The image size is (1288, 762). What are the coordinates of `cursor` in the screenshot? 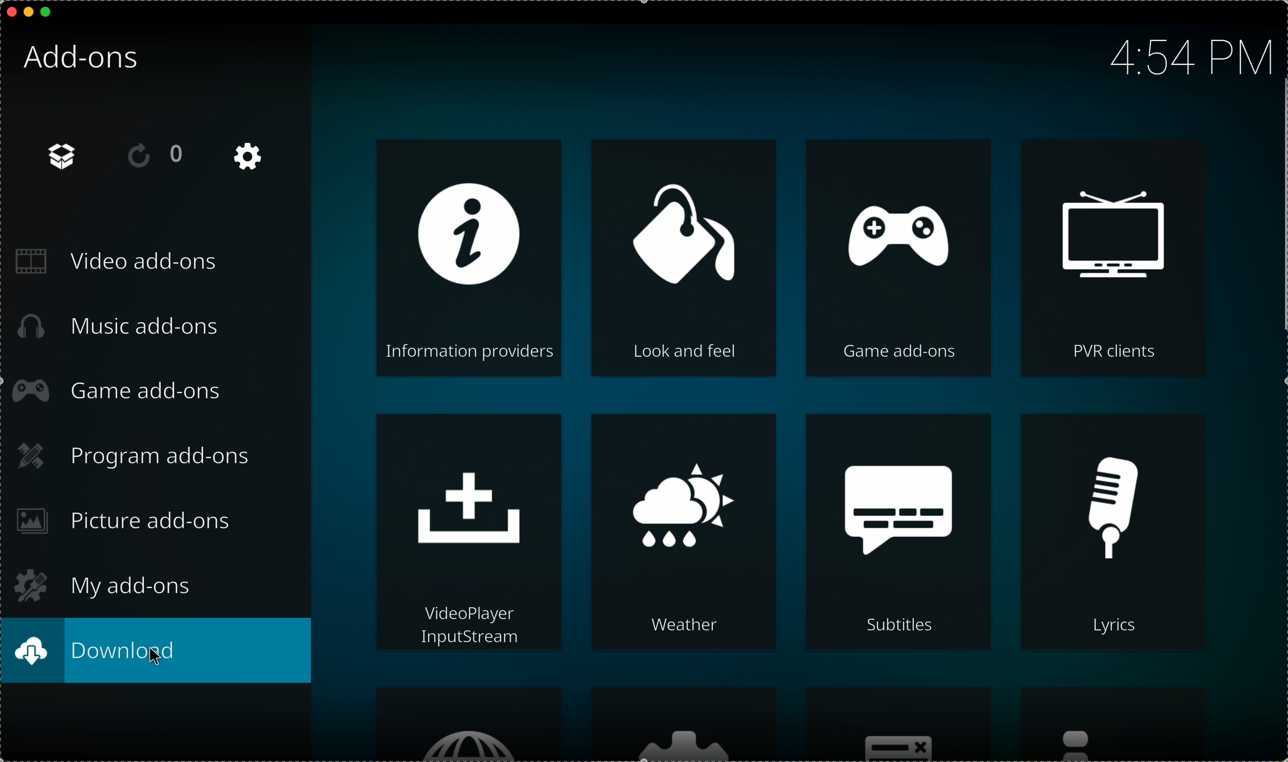 It's located at (157, 659).